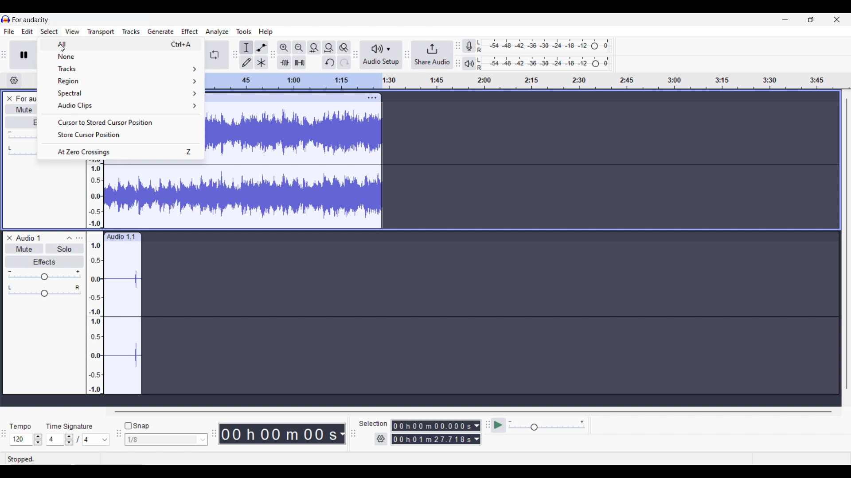 This screenshot has height=478, width=851. Describe the element at coordinates (9, 98) in the screenshot. I see `Close track` at that location.